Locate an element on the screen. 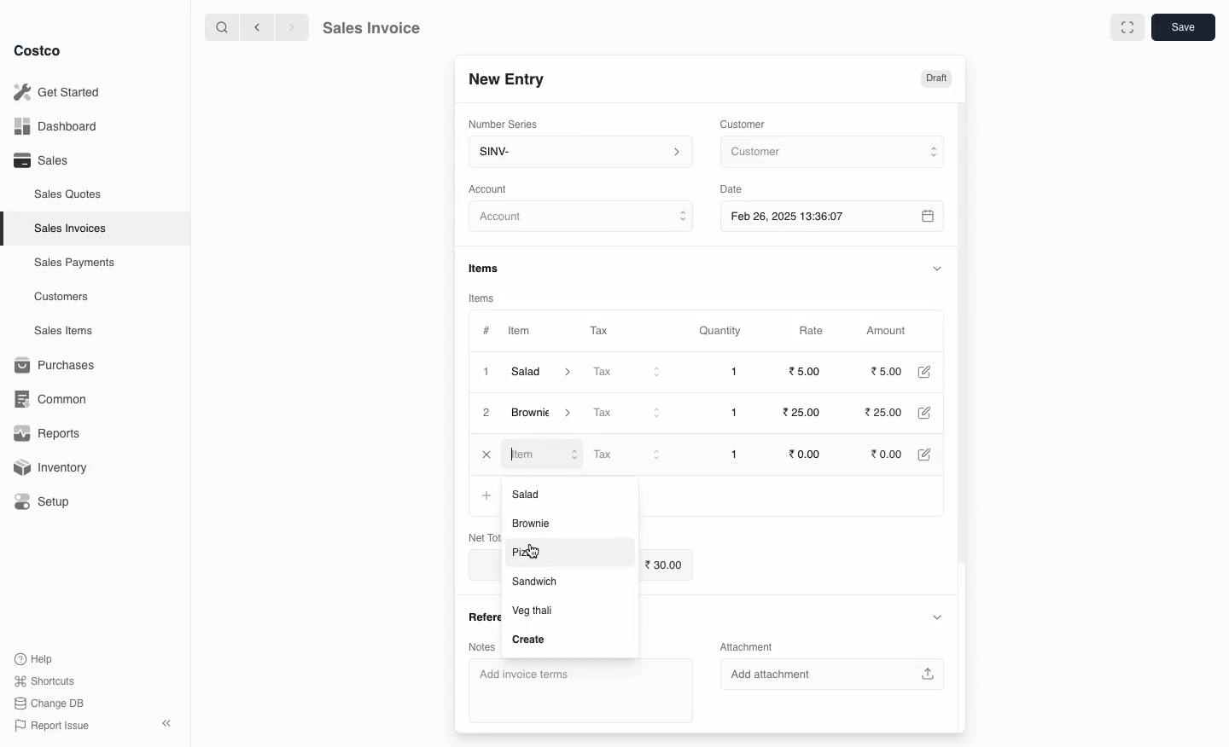 Image resolution: width=1229 pixels, height=747 pixels. Tax is located at coordinates (628, 455).